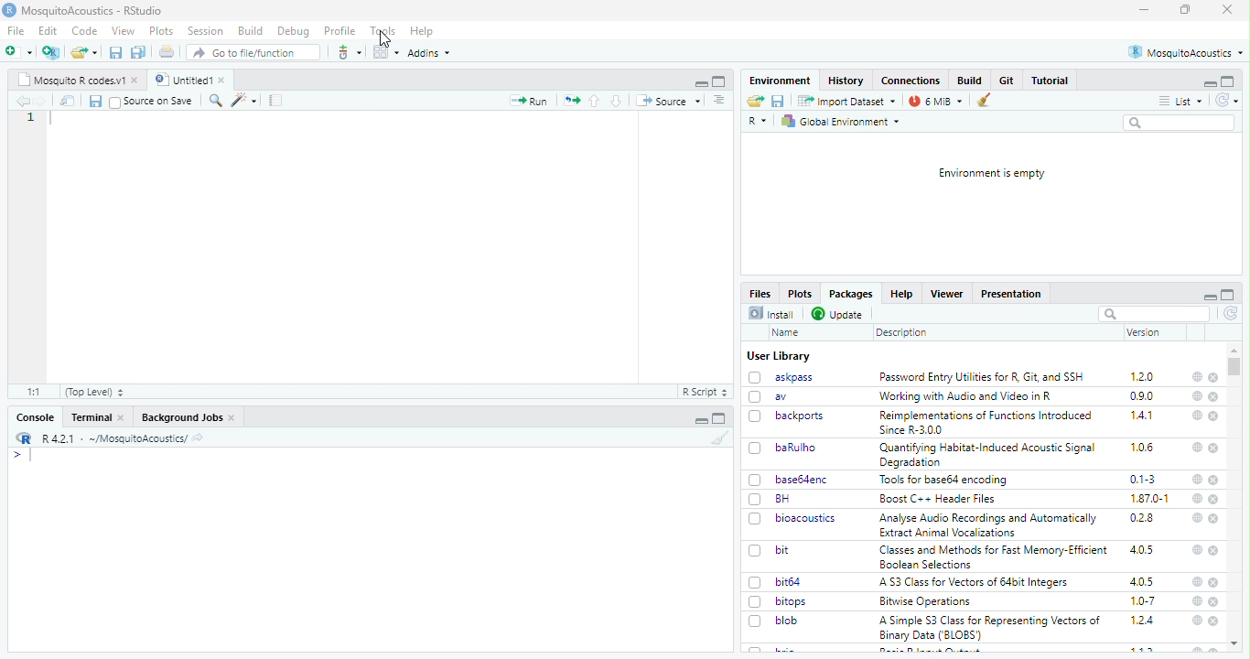  I want to click on ‘Mosquito R codes.vl, so click(70, 80).